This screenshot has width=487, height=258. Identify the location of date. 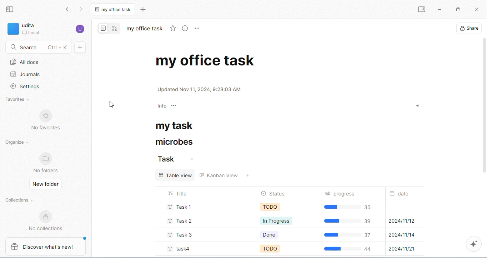
(405, 194).